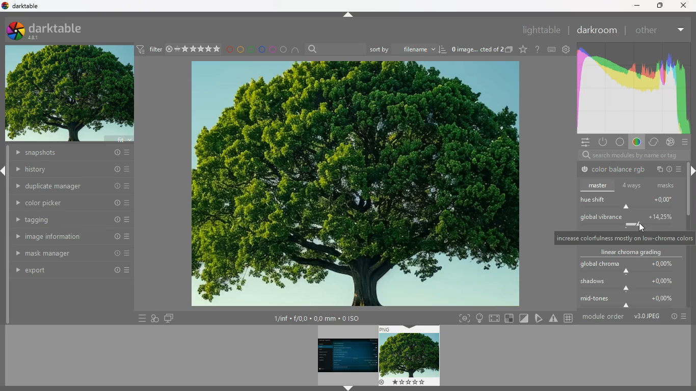 The height and width of the screenshot is (391, 696). I want to click on arrow, so click(691, 171).